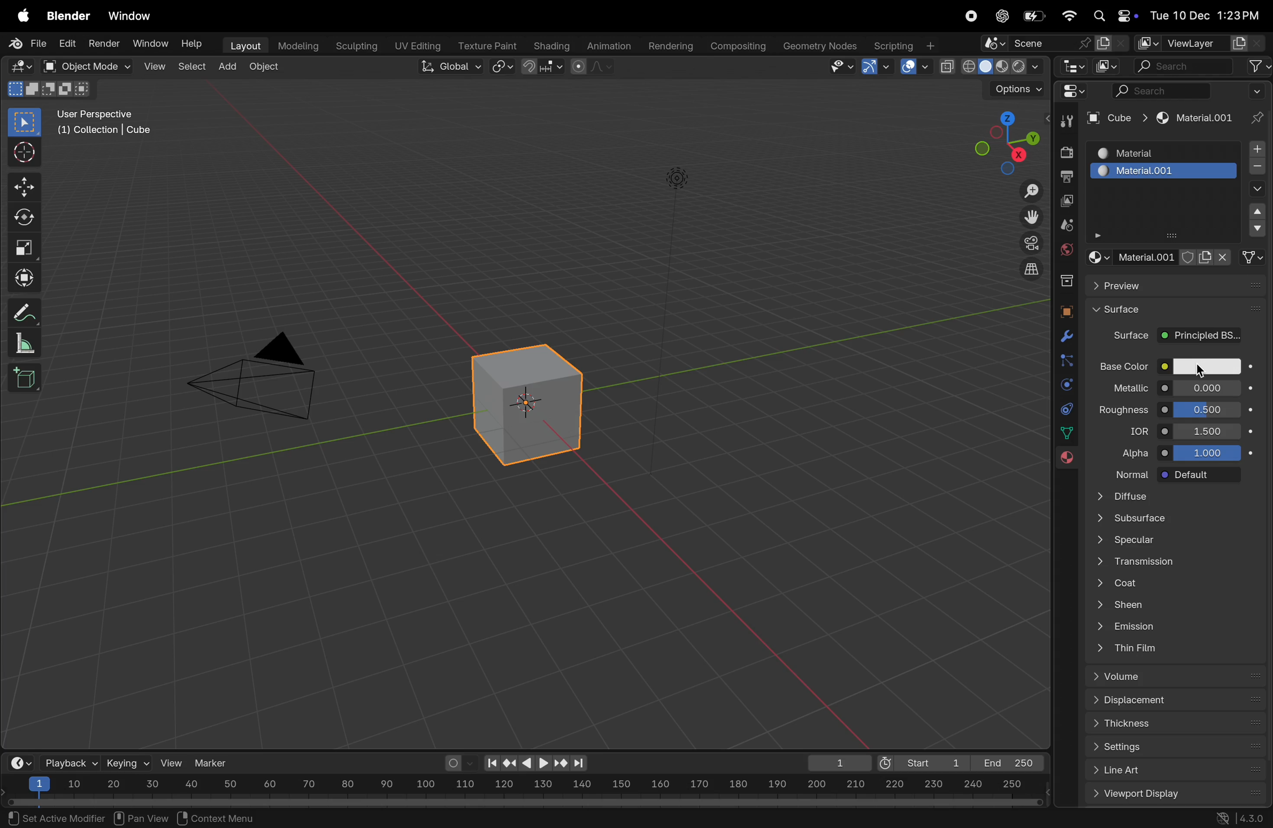 The image size is (1273, 828). What do you see at coordinates (991, 64) in the screenshot?
I see `viewport shading` at bounding box center [991, 64].